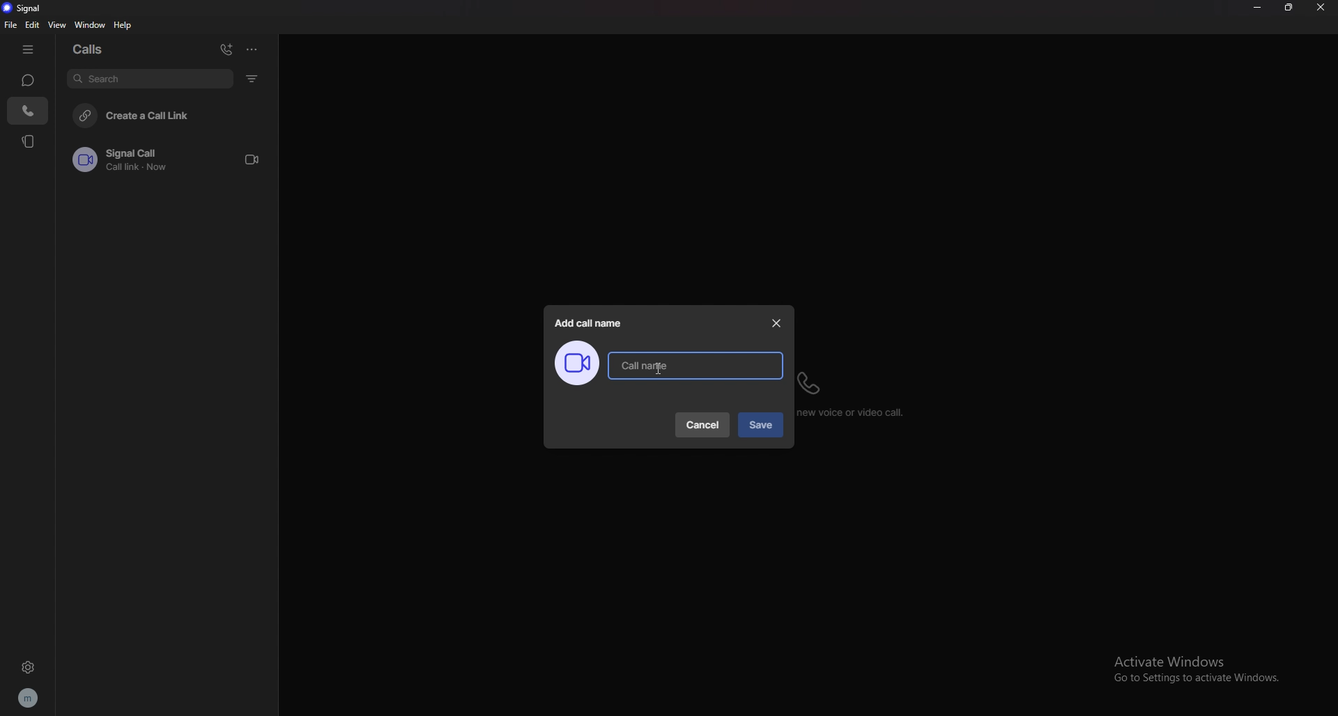  What do you see at coordinates (590, 323) in the screenshot?
I see `add call name` at bounding box center [590, 323].